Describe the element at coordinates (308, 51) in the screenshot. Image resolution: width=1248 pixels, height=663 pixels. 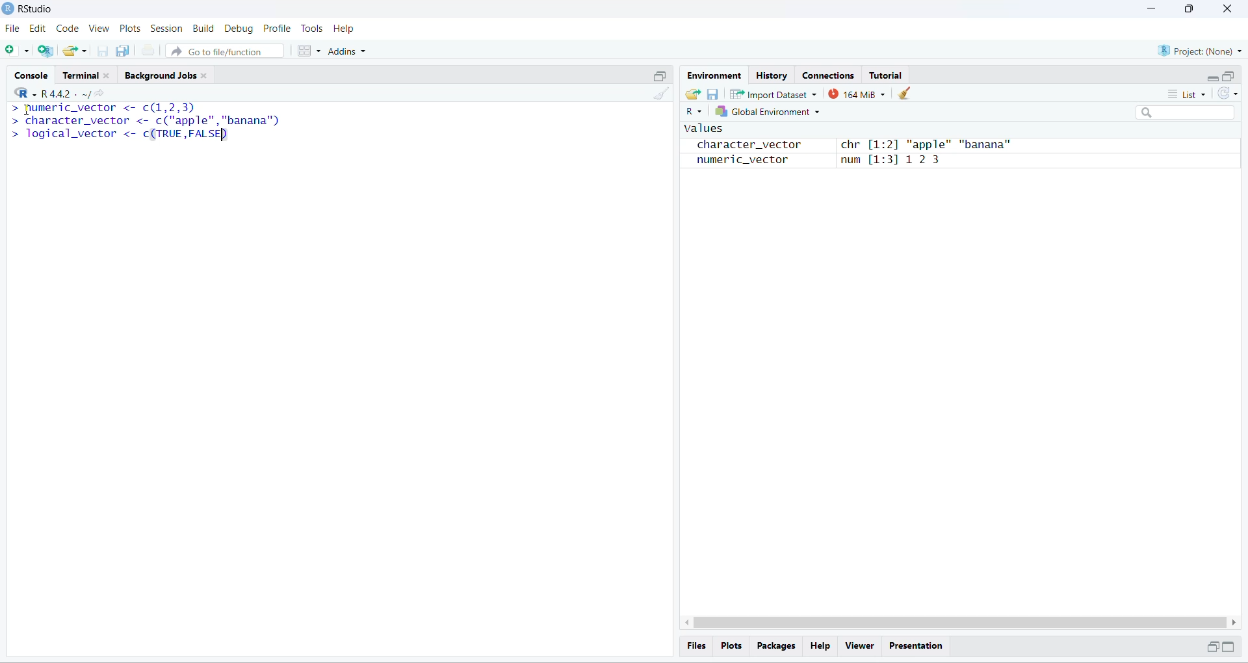
I see `workspace panes` at that location.